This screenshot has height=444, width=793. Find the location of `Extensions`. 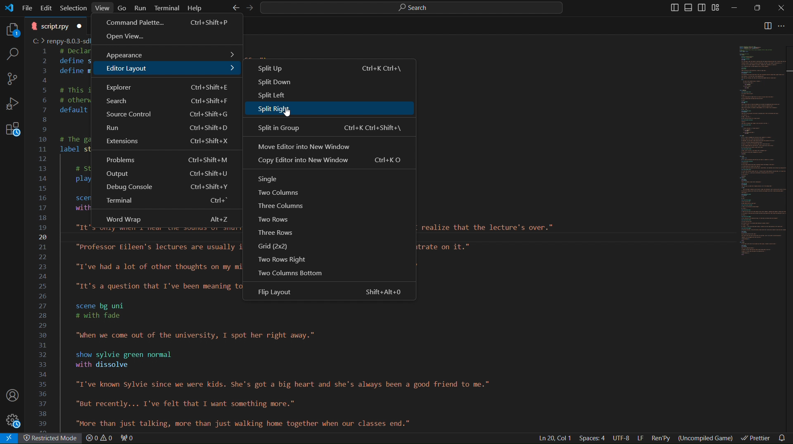

Extensions is located at coordinates (12, 133).